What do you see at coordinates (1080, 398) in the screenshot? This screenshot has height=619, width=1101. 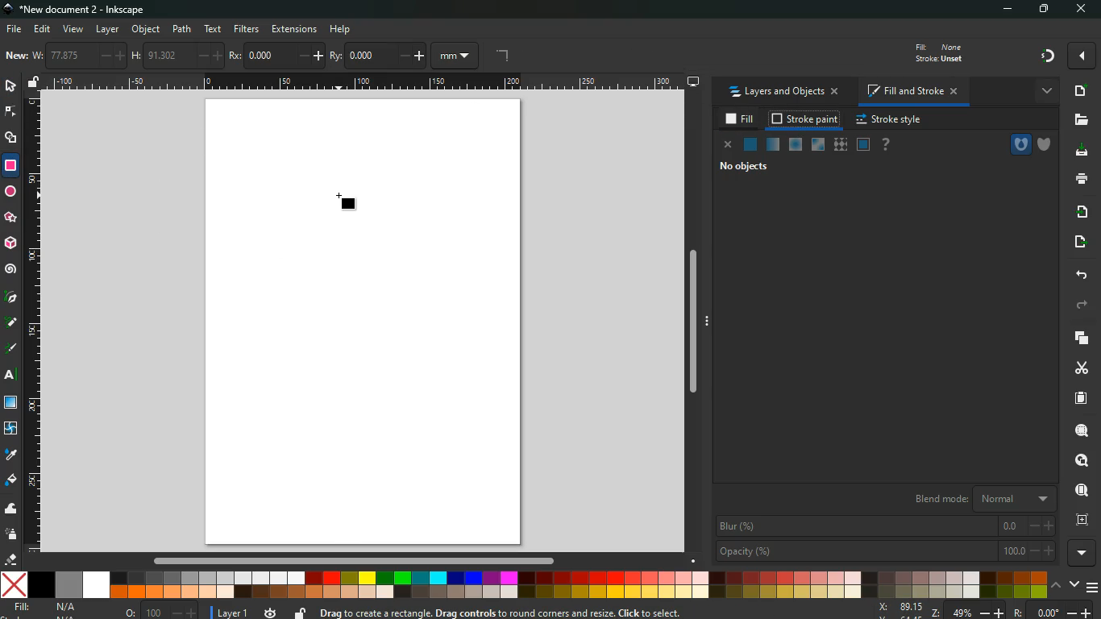 I see `paper` at bounding box center [1080, 398].